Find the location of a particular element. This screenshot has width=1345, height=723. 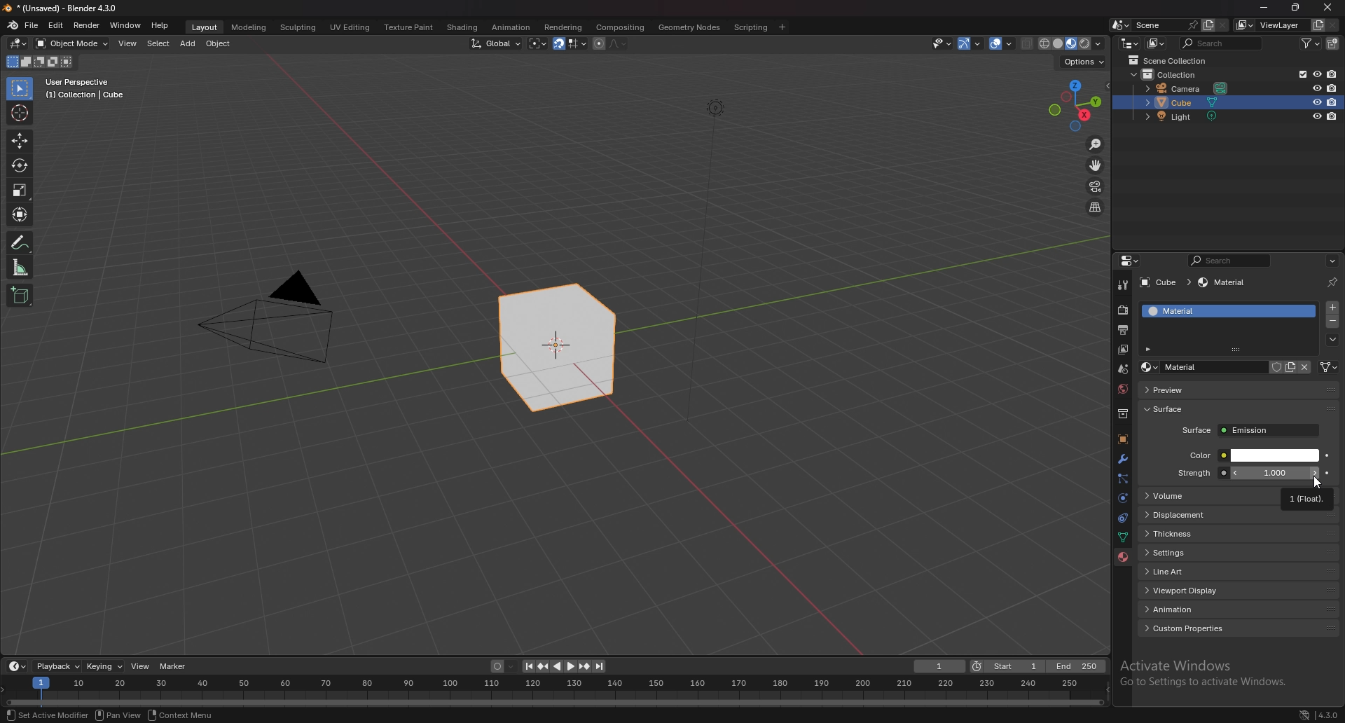

add material is located at coordinates (1333, 307).